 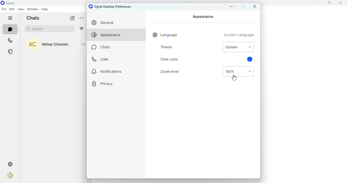 What do you see at coordinates (166, 72) in the screenshot?
I see `Zoom level` at bounding box center [166, 72].